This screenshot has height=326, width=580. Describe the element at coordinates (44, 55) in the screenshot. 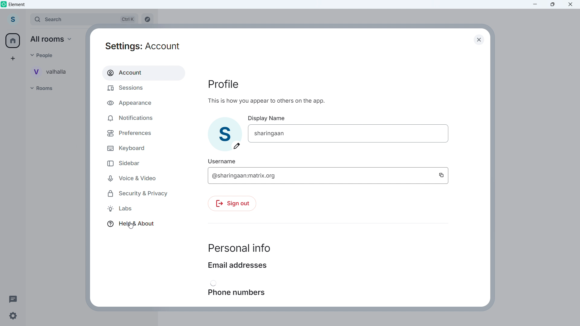

I see `` at that location.